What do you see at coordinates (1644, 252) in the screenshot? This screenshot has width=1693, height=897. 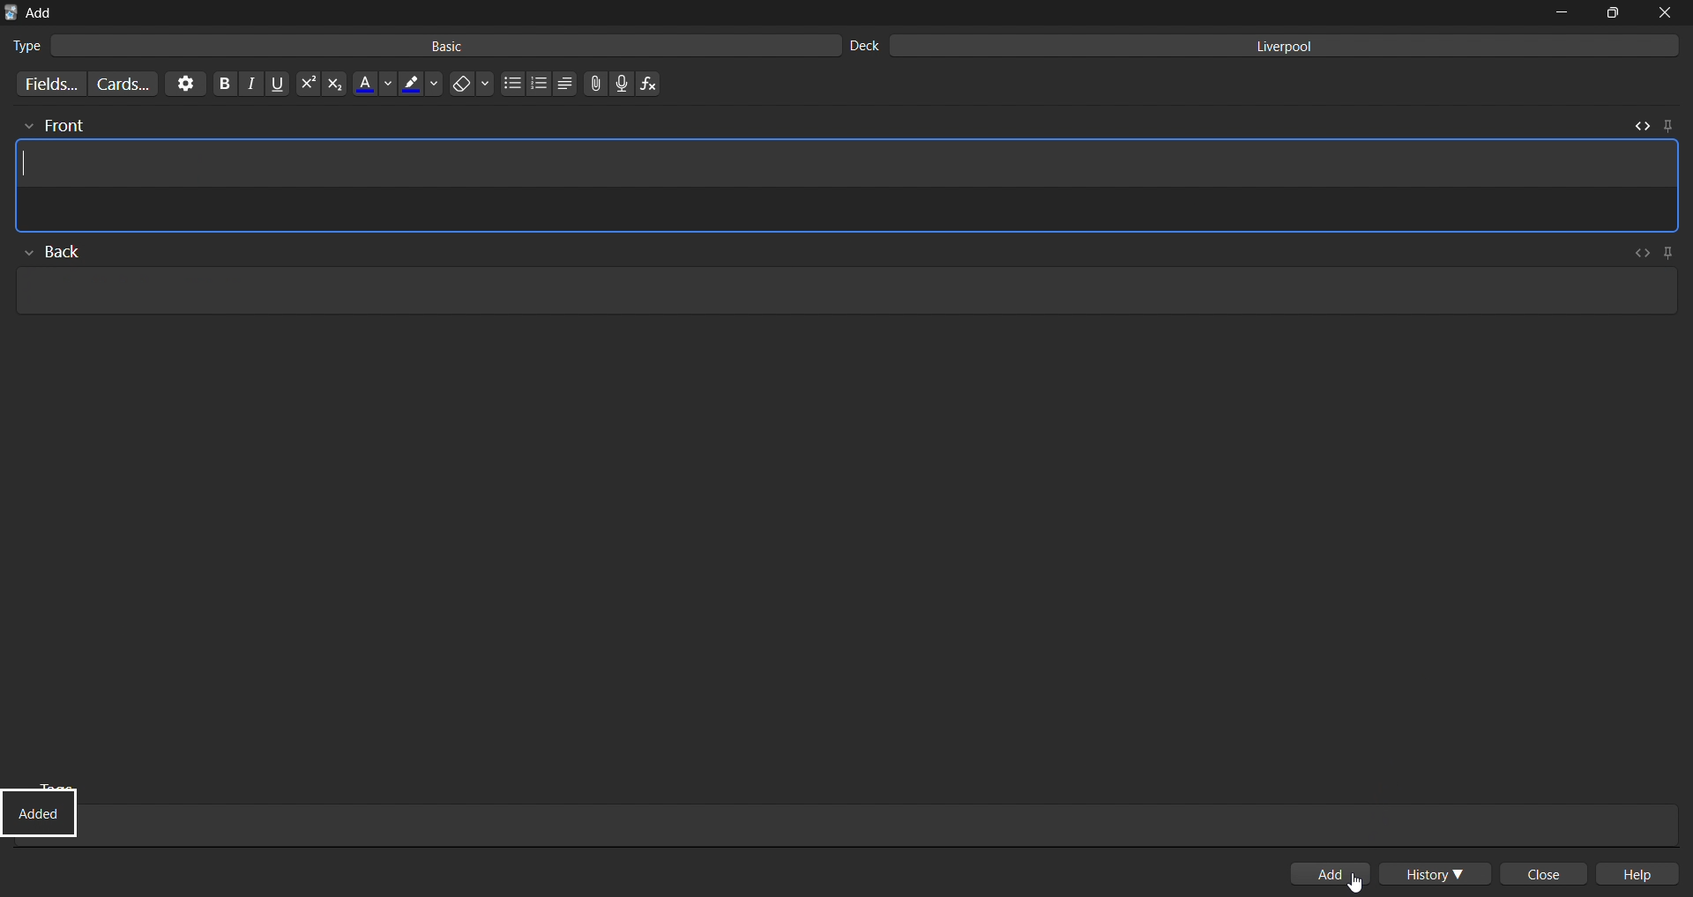 I see `toggle html editor` at bounding box center [1644, 252].